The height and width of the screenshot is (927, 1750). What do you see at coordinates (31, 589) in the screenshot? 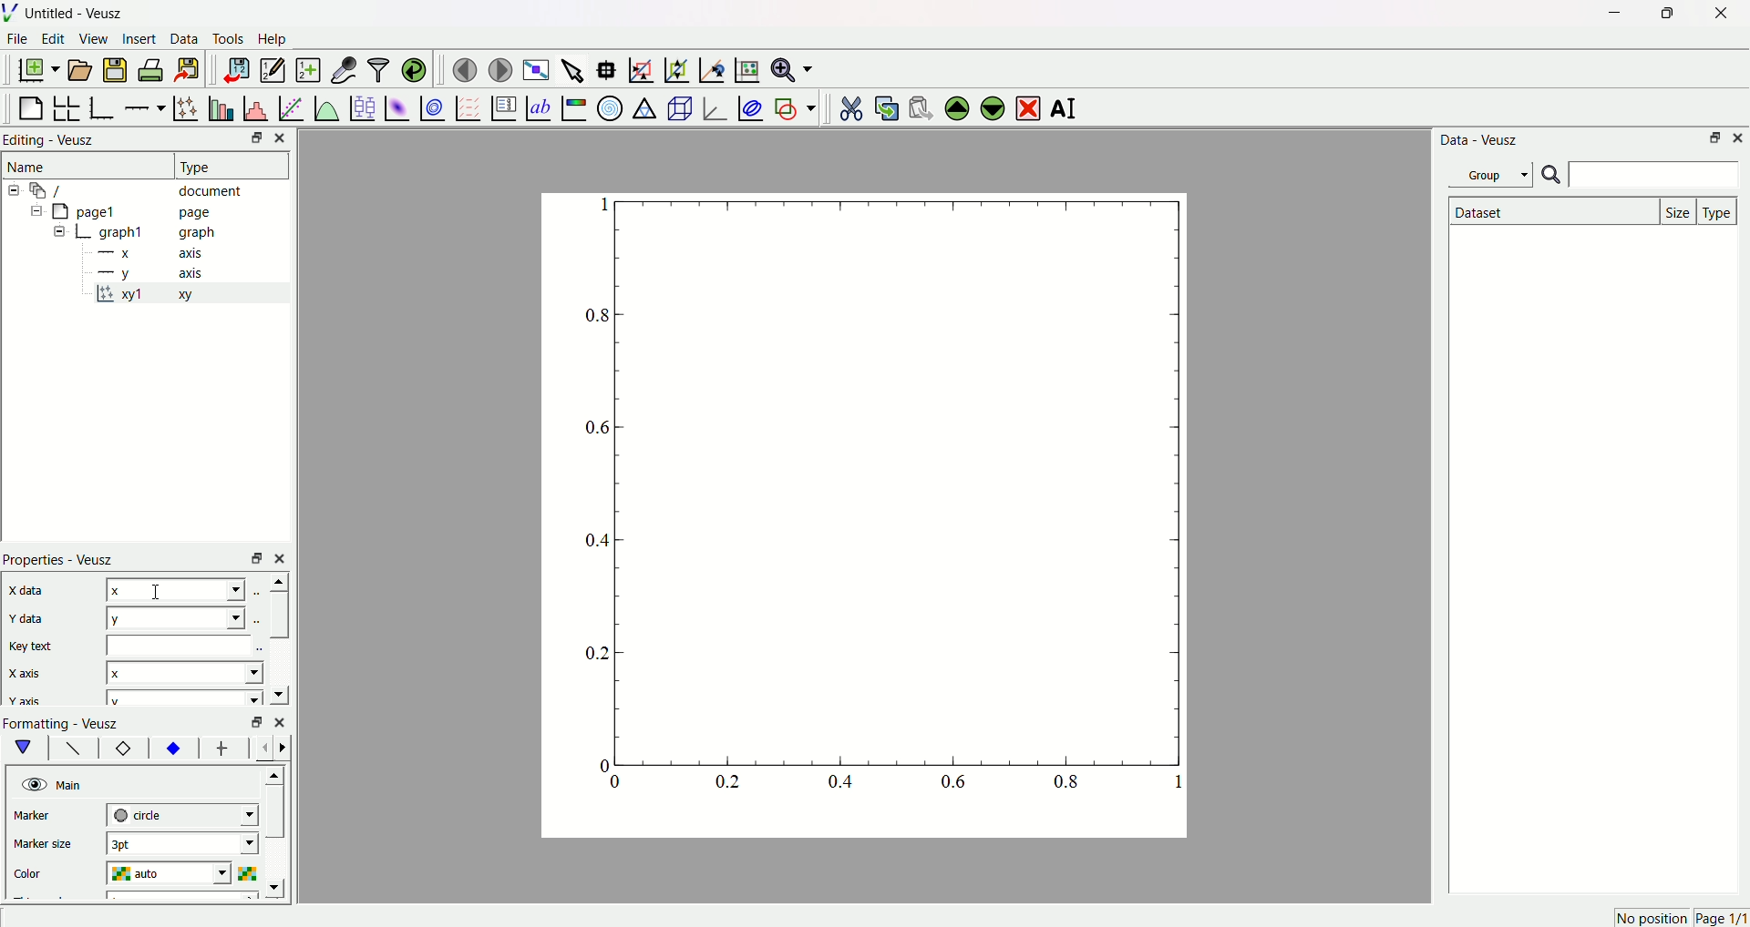
I see `x data` at bounding box center [31, 589].